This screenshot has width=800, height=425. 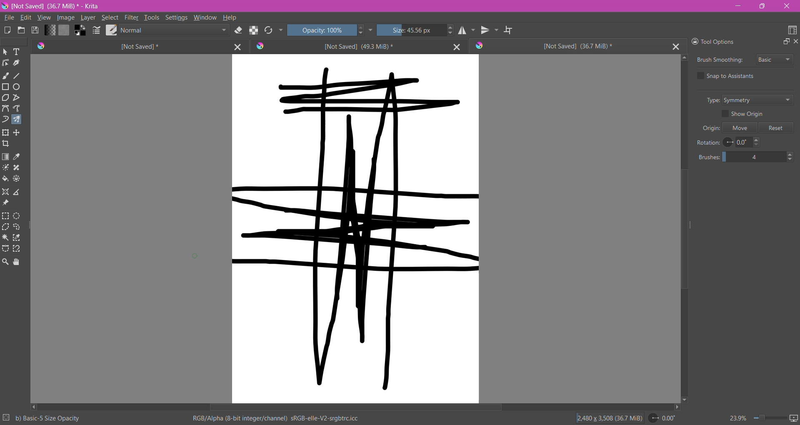 What do you see at coordinates (35, 31) in the screenshot?
I see `Save` at bounding box center [35, 31].